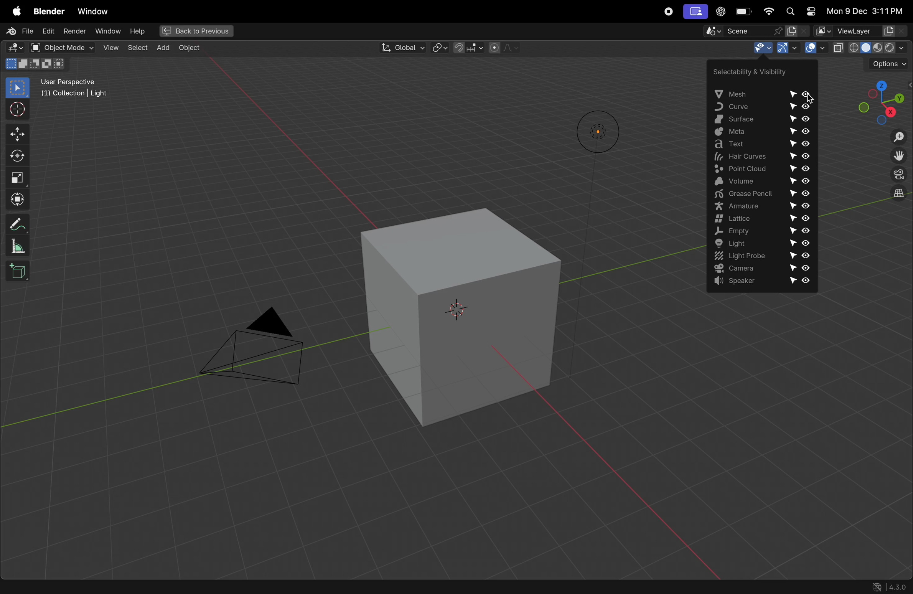 This screenshot has width=913, height=594. What do you see at coordinates (815, 48) in the screenshot?
I see `overlays` at bounding box center [815, 48].